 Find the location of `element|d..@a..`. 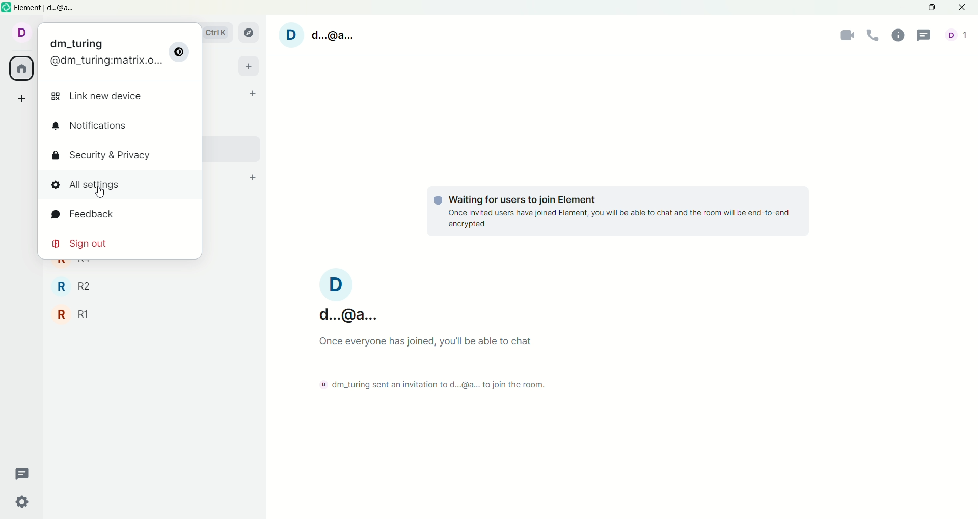

element|d..@a.. is located at coordinates (56, 9).